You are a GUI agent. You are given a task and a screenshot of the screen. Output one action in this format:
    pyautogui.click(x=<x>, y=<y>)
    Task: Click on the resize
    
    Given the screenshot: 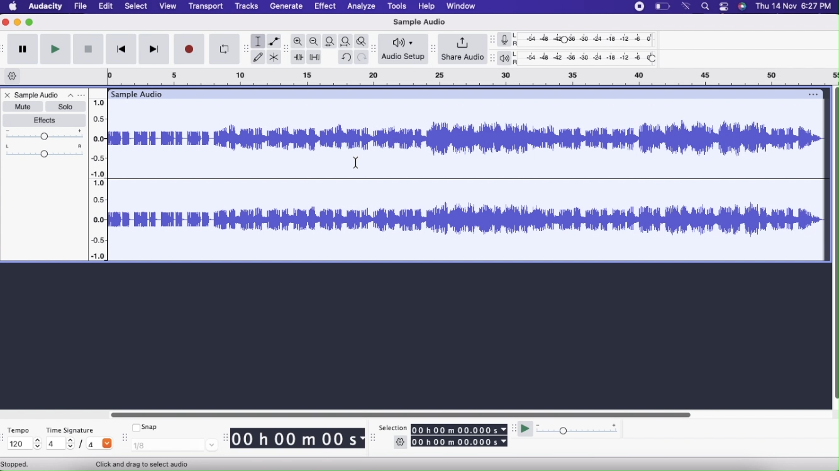 What is the action you would take?
    pyautogui.click(x=491, y=57)
    